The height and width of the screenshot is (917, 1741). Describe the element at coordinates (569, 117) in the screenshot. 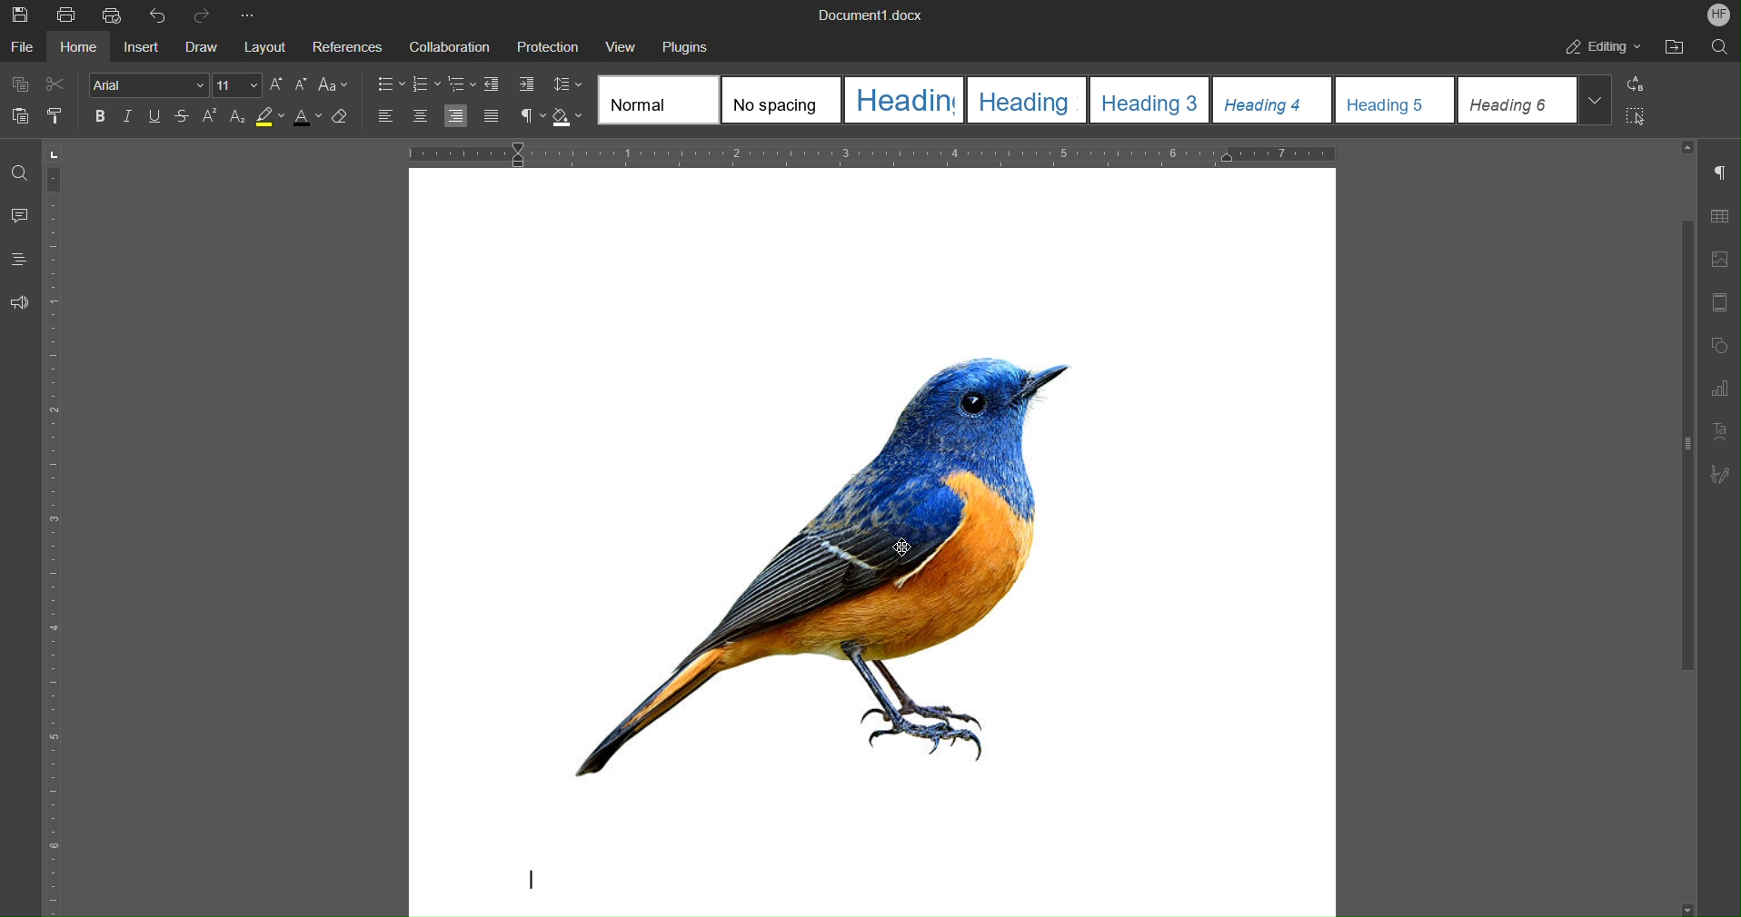

I see `Shading` at that location.